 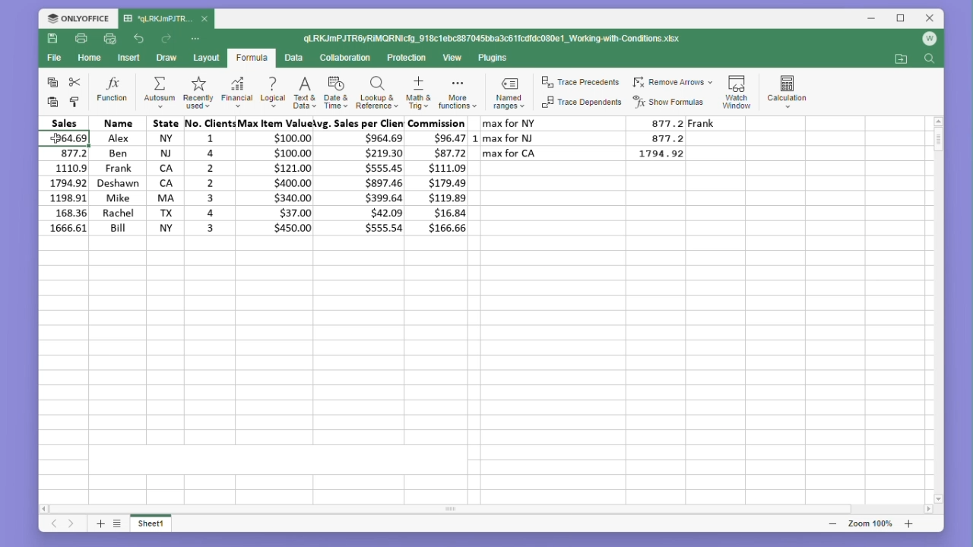 What do you see at coordinates (898, 19) in the screenshot?
I see `Maximize` at bounding box center [898, 19].